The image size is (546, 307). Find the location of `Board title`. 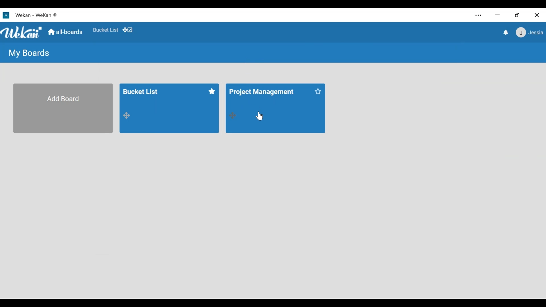

Board title is located at coordinates (146, 93).